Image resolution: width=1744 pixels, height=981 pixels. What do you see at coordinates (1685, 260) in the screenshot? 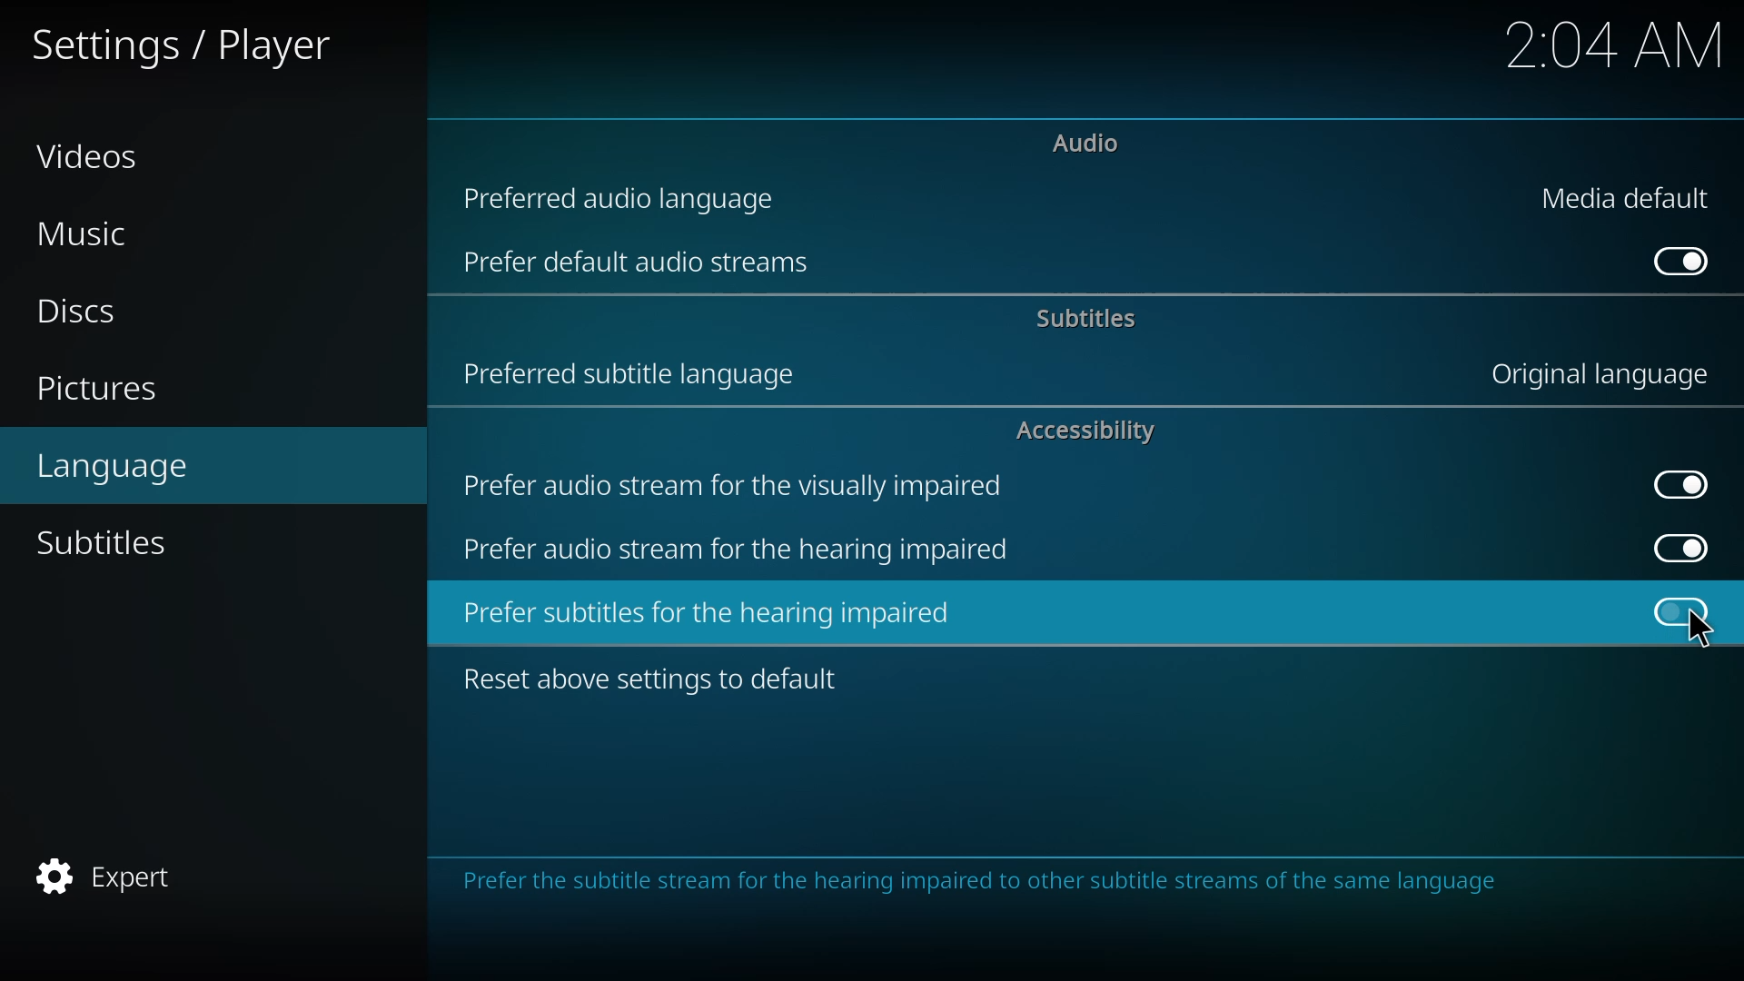
I see `enabled` at bounding box center [1685, 260].